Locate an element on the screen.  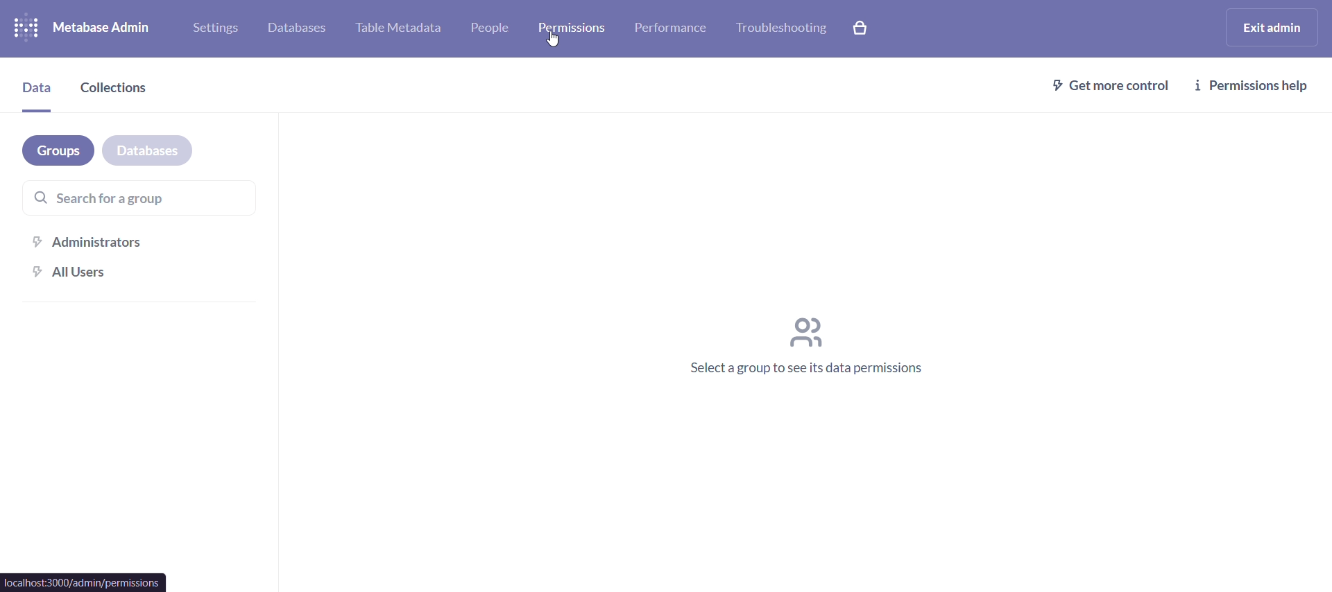
select a group to see its data permissions is located at coordinates (810, 349).